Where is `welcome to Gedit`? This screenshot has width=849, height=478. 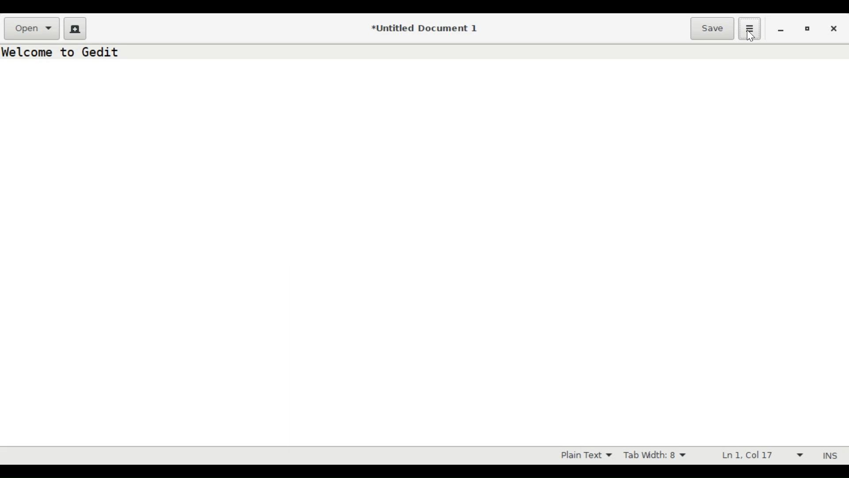
welcome to Gedit is located at coordinates (65, 53).